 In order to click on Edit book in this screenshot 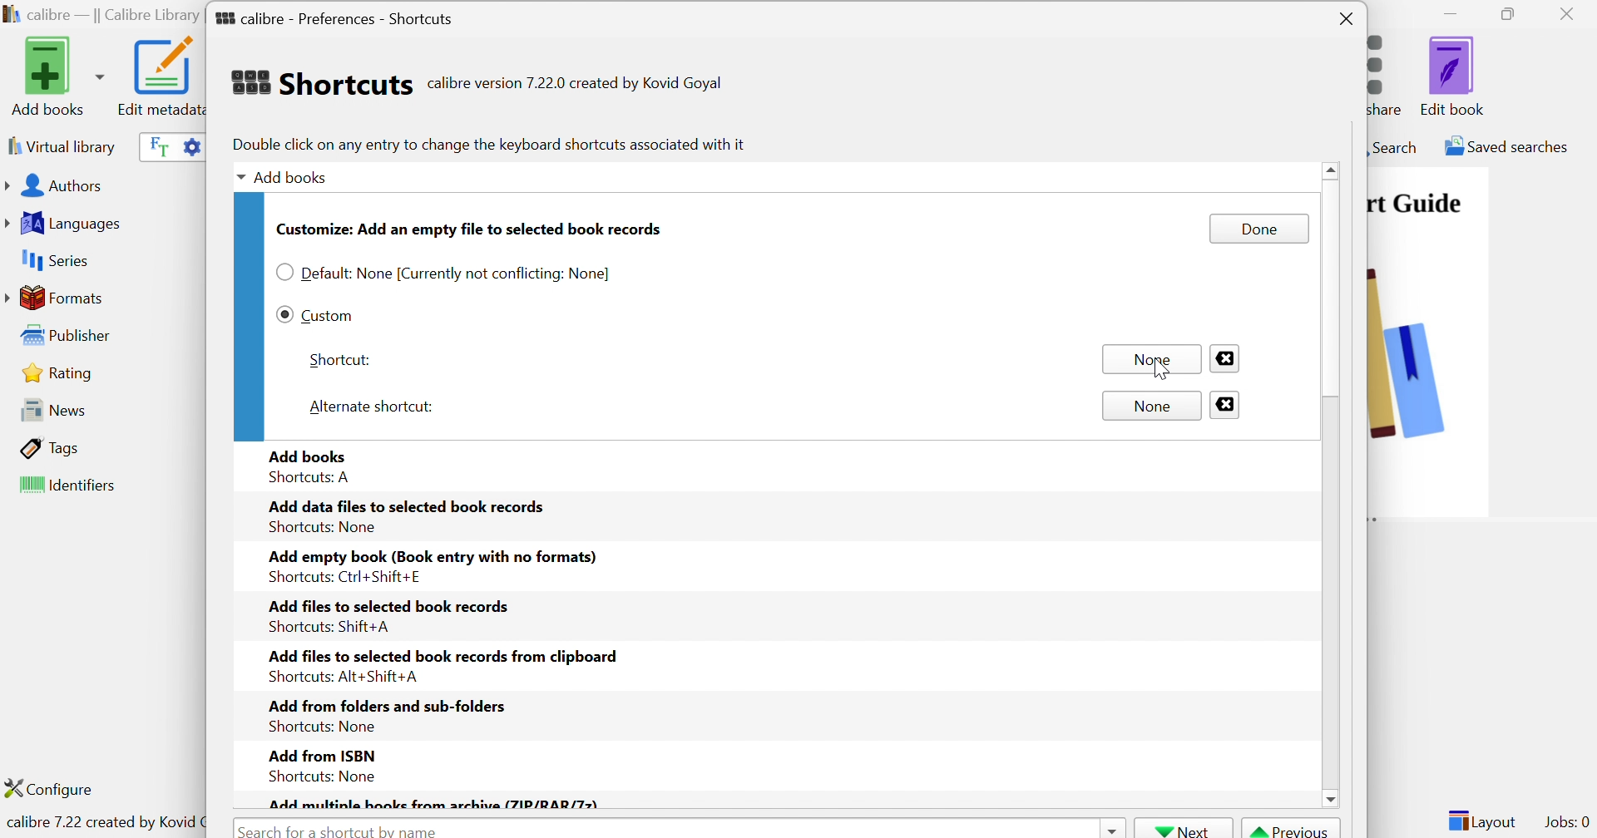, I will do `click(1453, 76)`.